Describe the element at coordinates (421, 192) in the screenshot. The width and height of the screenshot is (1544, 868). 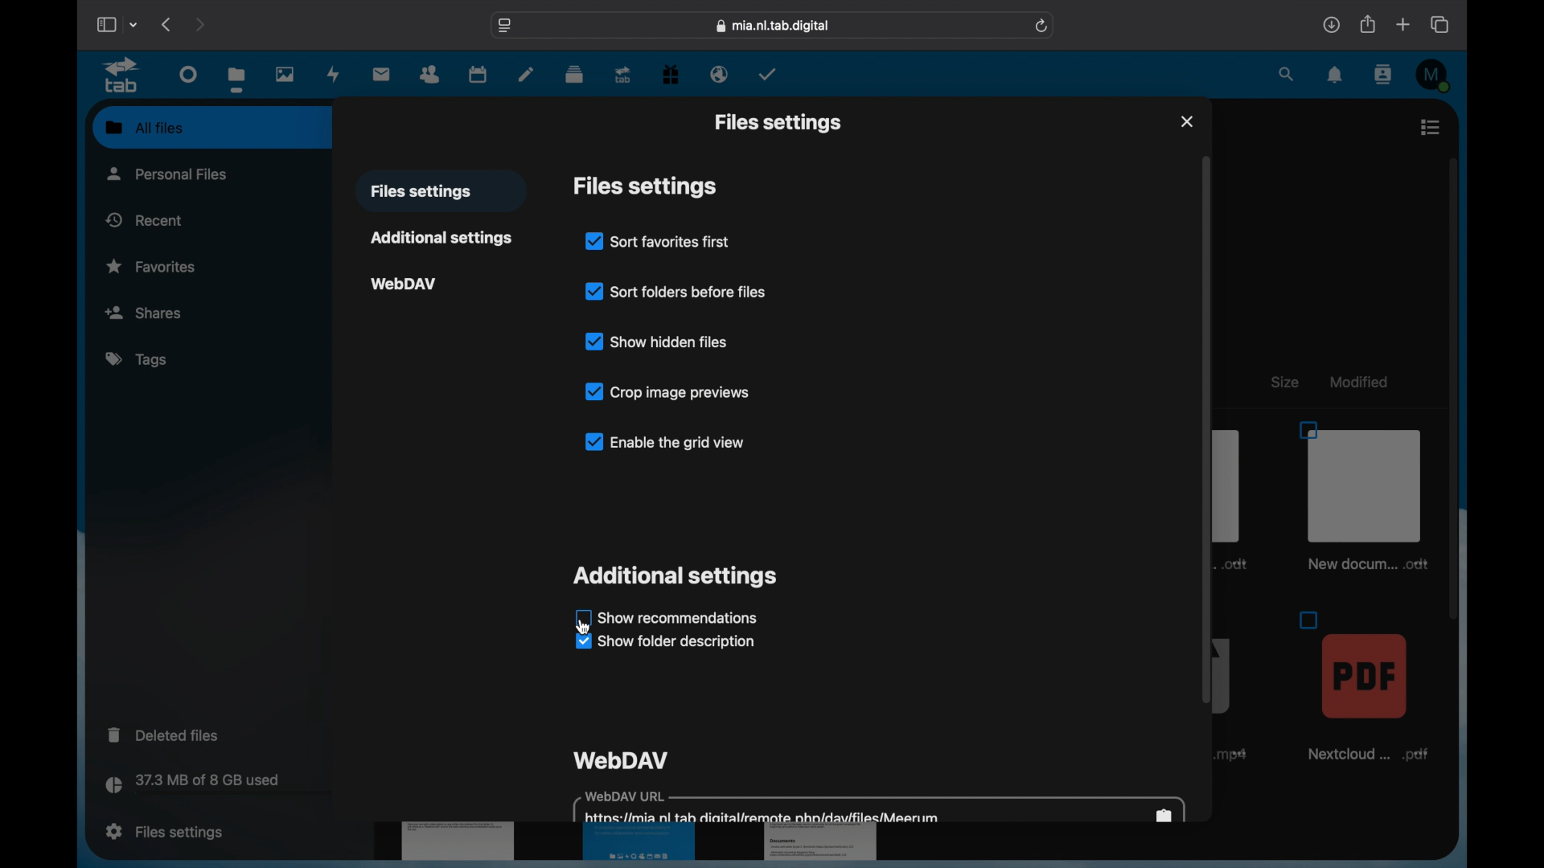
I see `files settings` at that location.